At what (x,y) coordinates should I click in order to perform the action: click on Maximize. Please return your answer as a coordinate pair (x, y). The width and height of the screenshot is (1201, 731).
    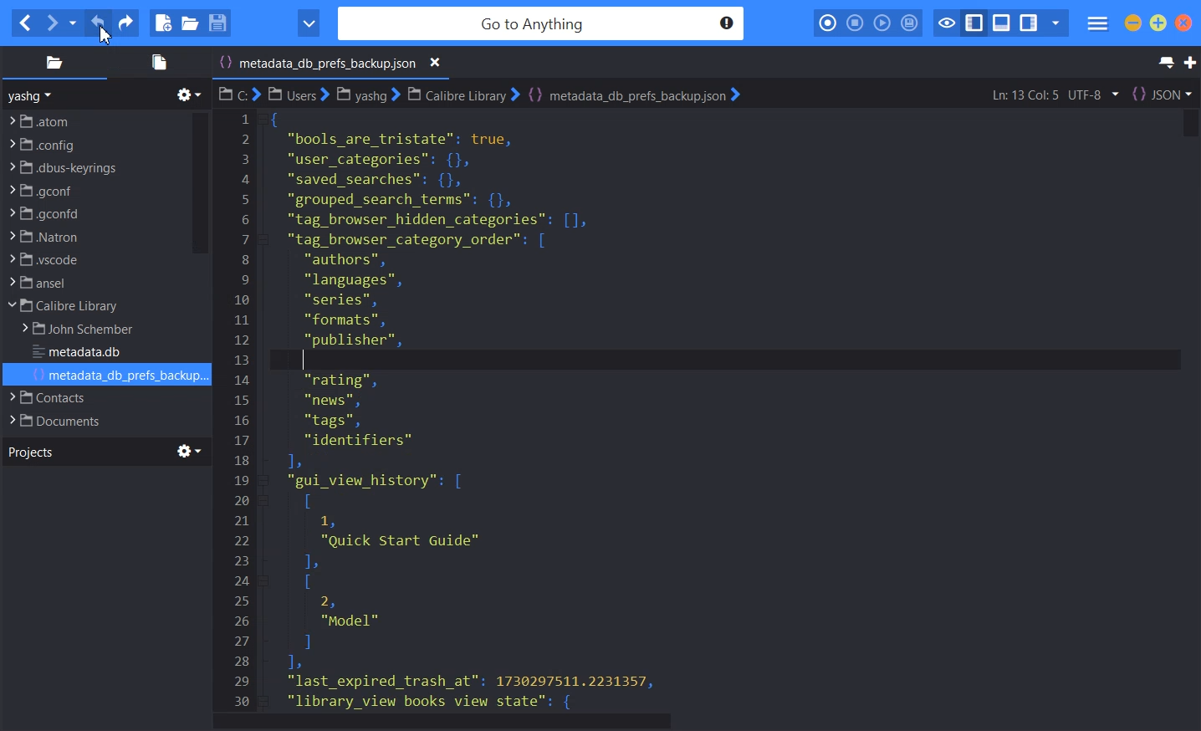
    Looking at the image, I should click on (1158, 23).